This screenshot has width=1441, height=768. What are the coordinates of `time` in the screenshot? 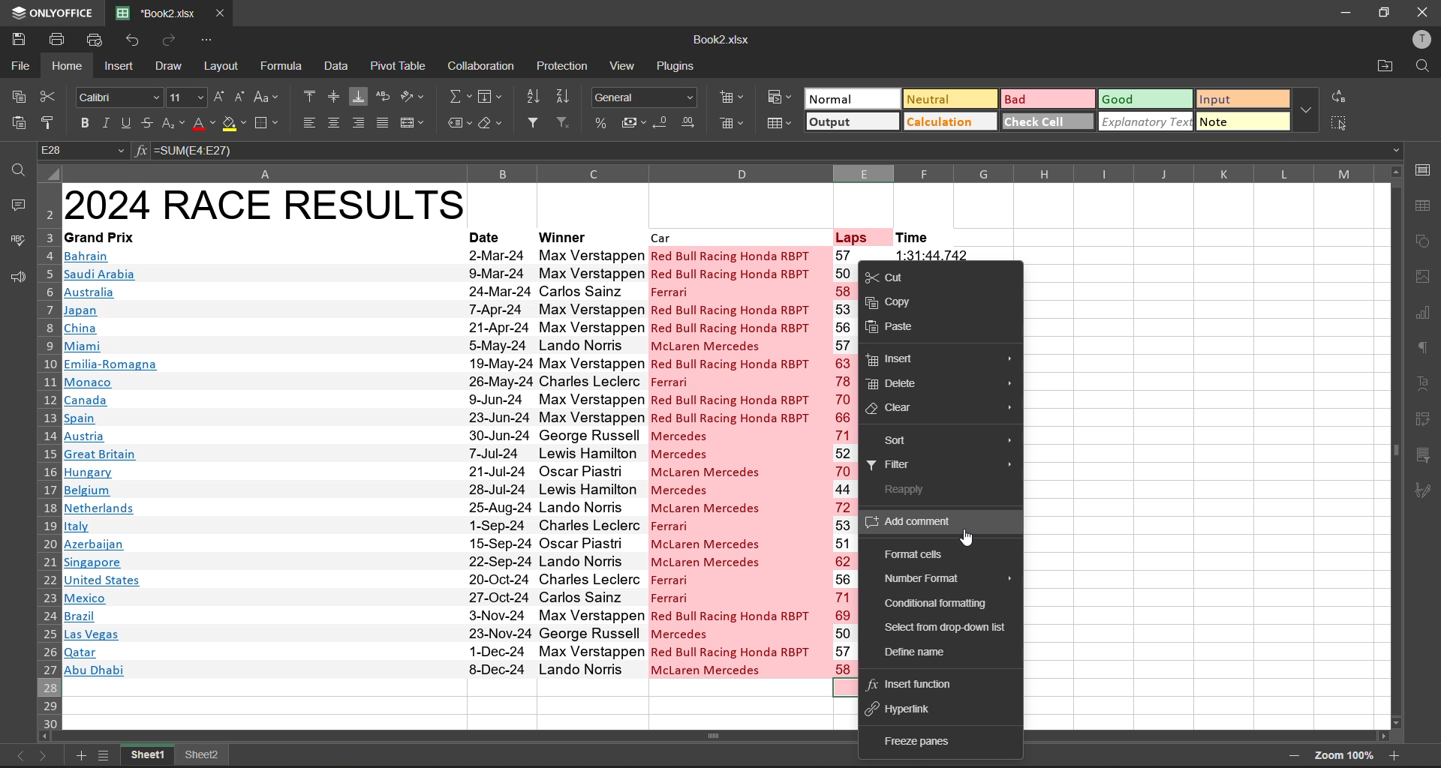 It's located at (916, 236).